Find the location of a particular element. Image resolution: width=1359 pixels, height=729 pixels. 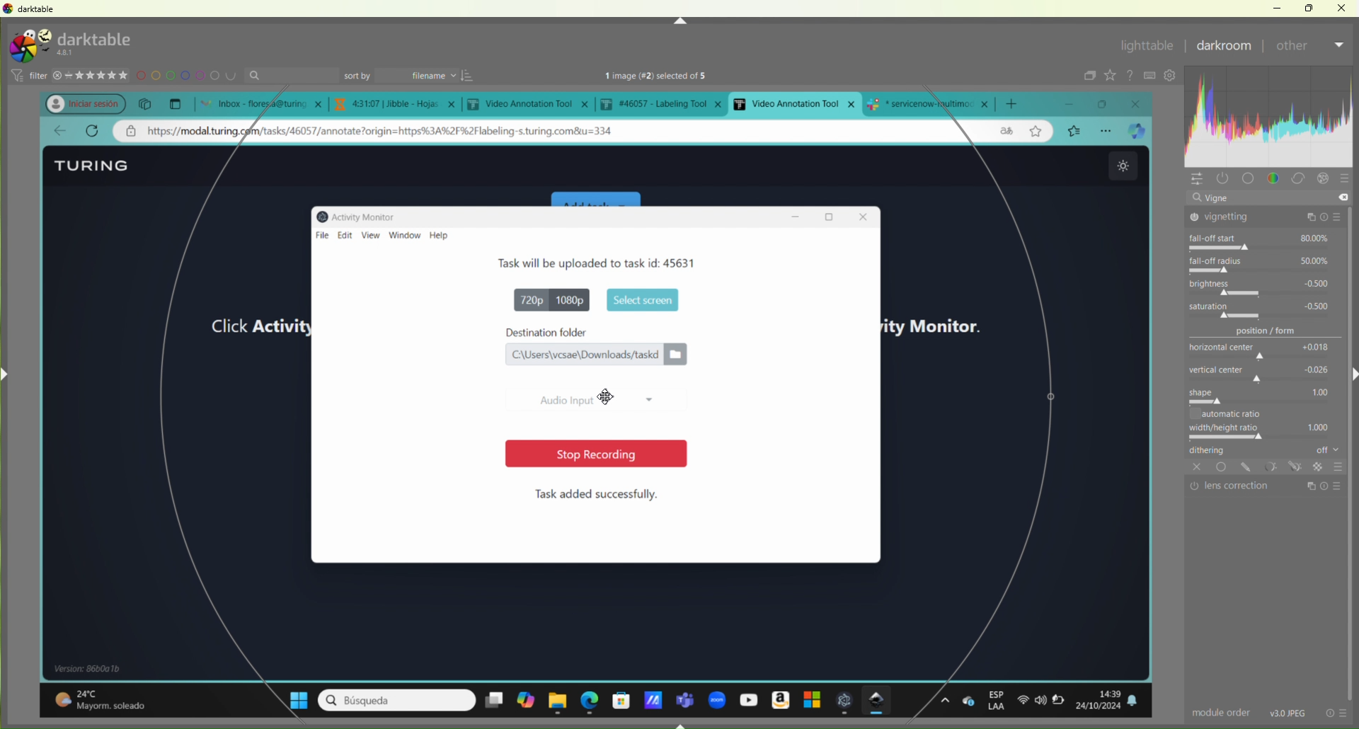

shape is located at coordinates (1263, 396).